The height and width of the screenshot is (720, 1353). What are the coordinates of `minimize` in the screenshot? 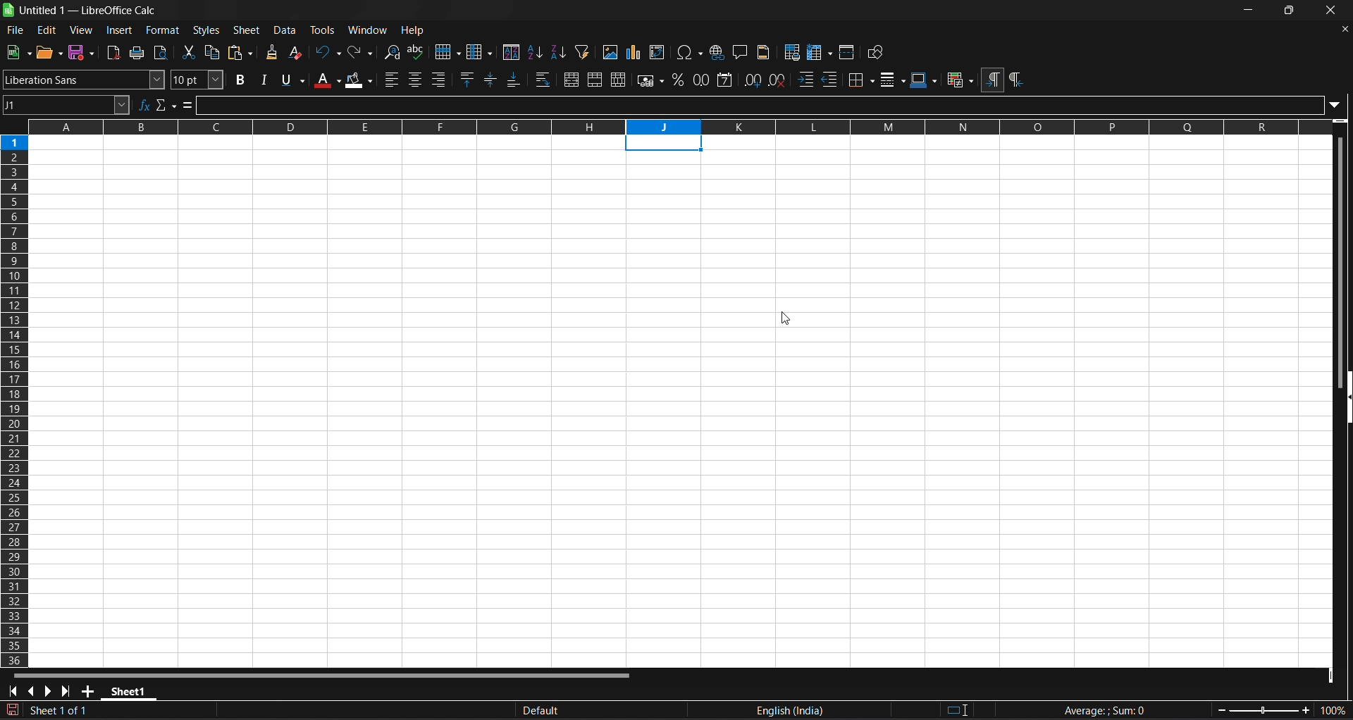 It's located at (1249, 11).